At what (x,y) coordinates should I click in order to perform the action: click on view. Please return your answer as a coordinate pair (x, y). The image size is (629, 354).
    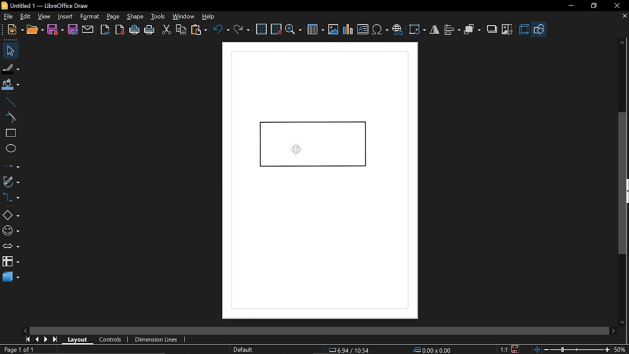
    Looking at the image, I should click on (45, 17).